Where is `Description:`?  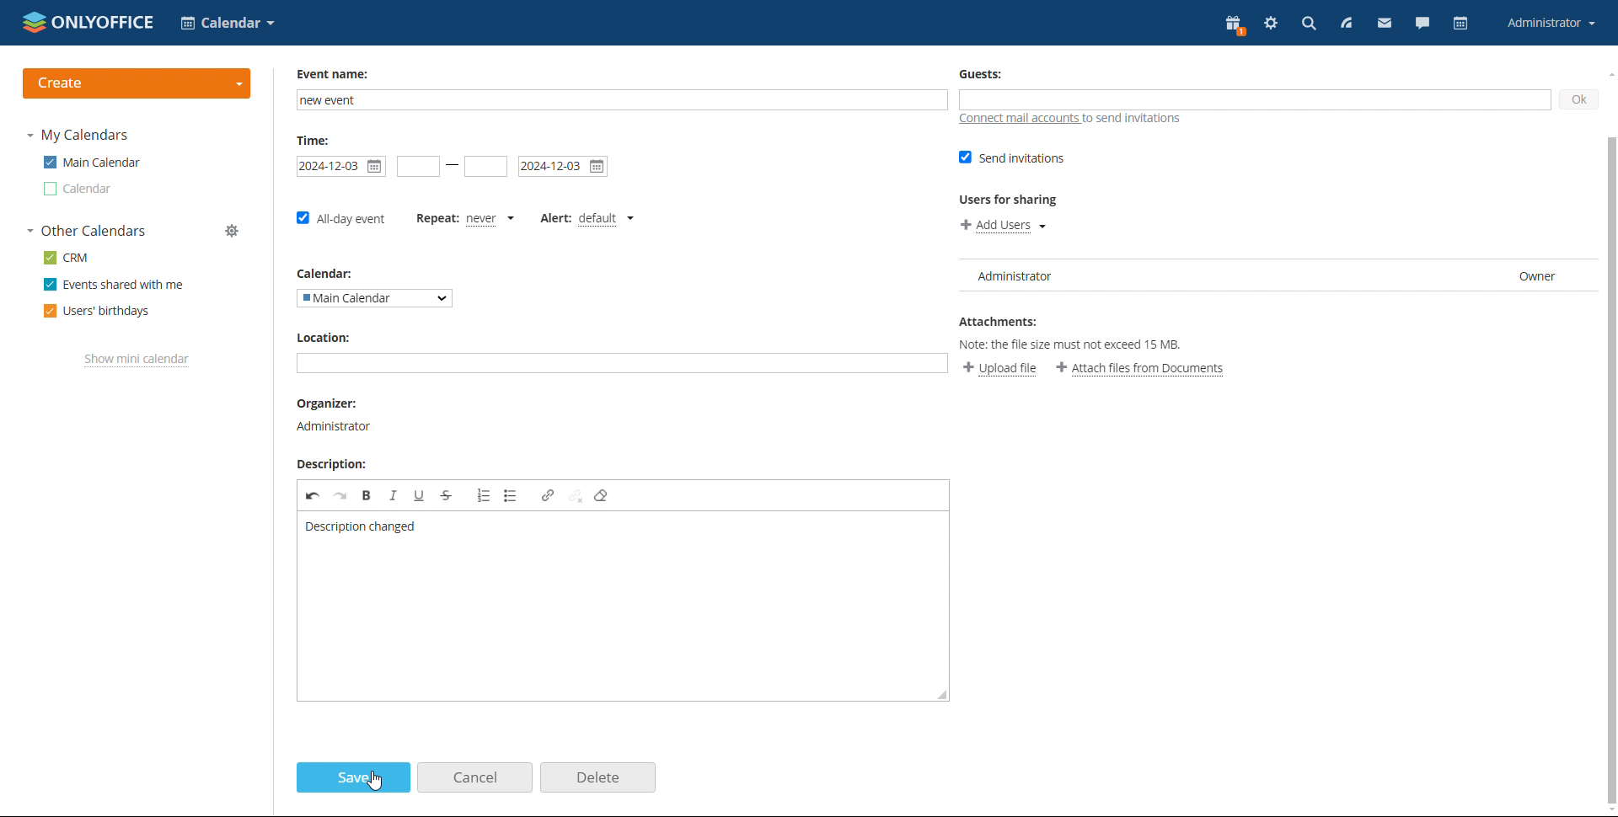
Description: is located at coordinates (331, 465).